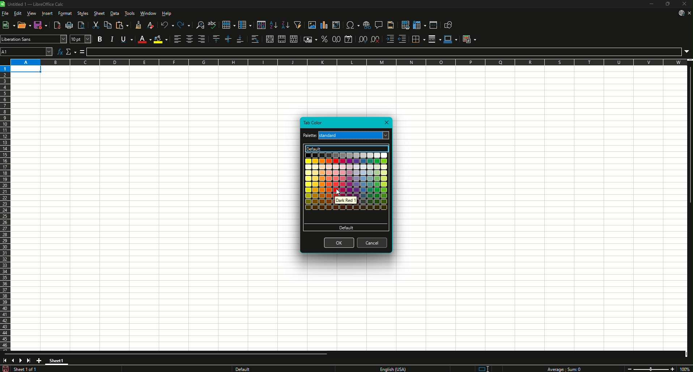  I want to click on Headers and Footers, so click(391, 25).